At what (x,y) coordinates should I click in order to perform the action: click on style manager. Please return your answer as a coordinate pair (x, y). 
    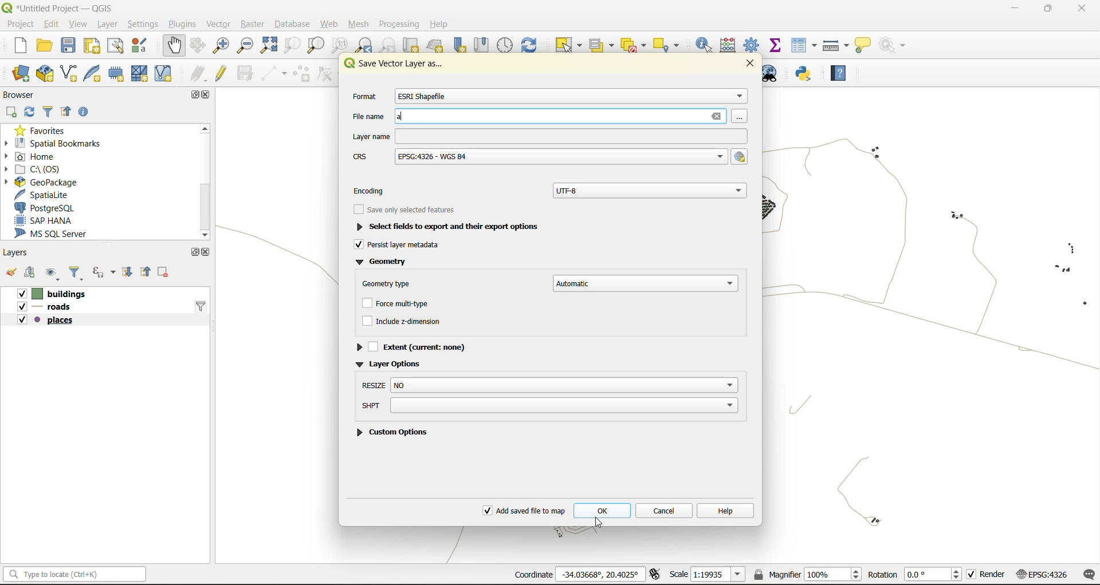
    Looking at the image, I should click on (144, 48).